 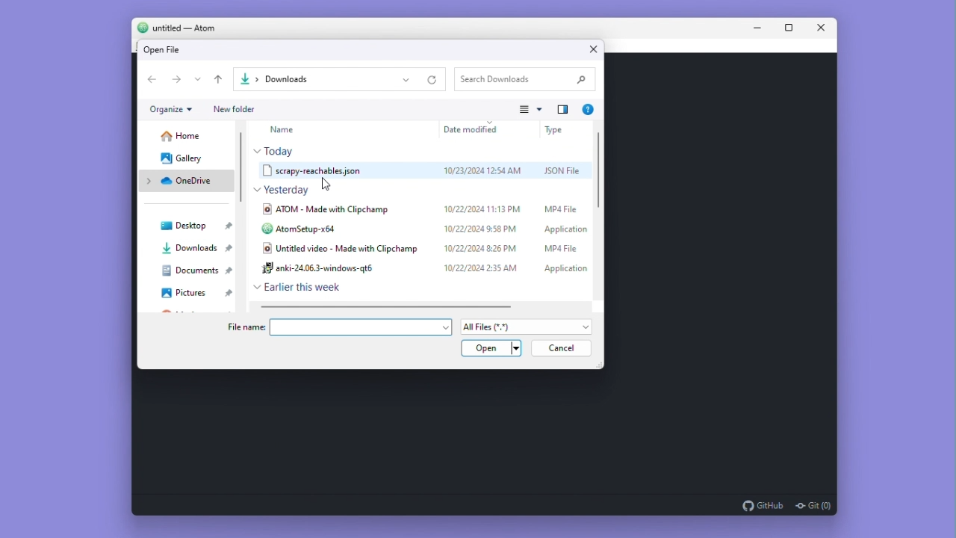 What do you see at coordinates (492, 347) in the screenshot?
I see `Open` at bounding box center [492, 347].